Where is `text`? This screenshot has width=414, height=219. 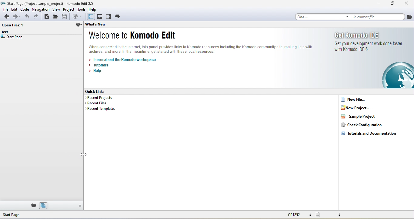 text is located at coordinates (7, 32).